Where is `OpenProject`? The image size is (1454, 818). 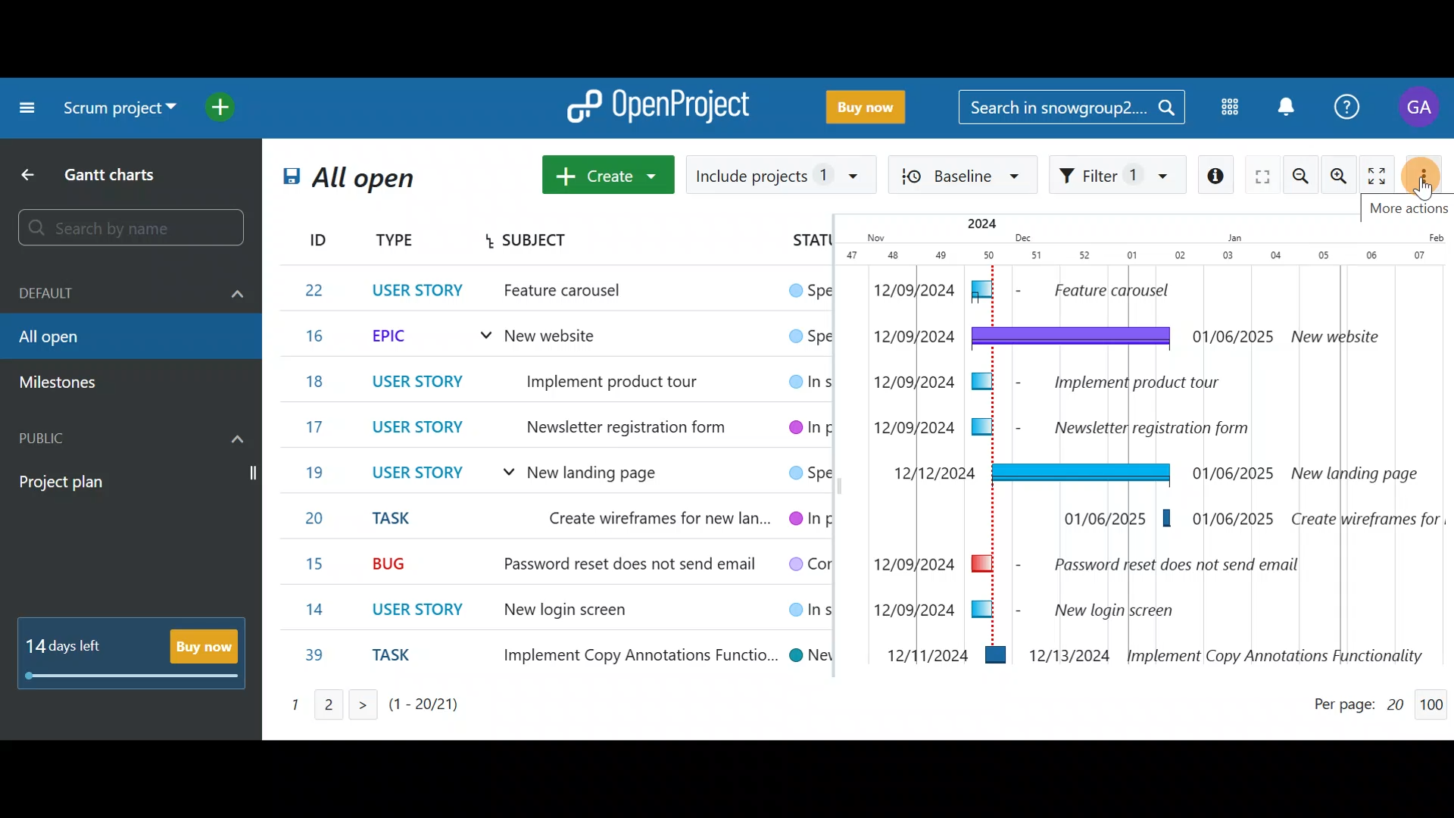 OpenProject is located at coordinates (663, 104).